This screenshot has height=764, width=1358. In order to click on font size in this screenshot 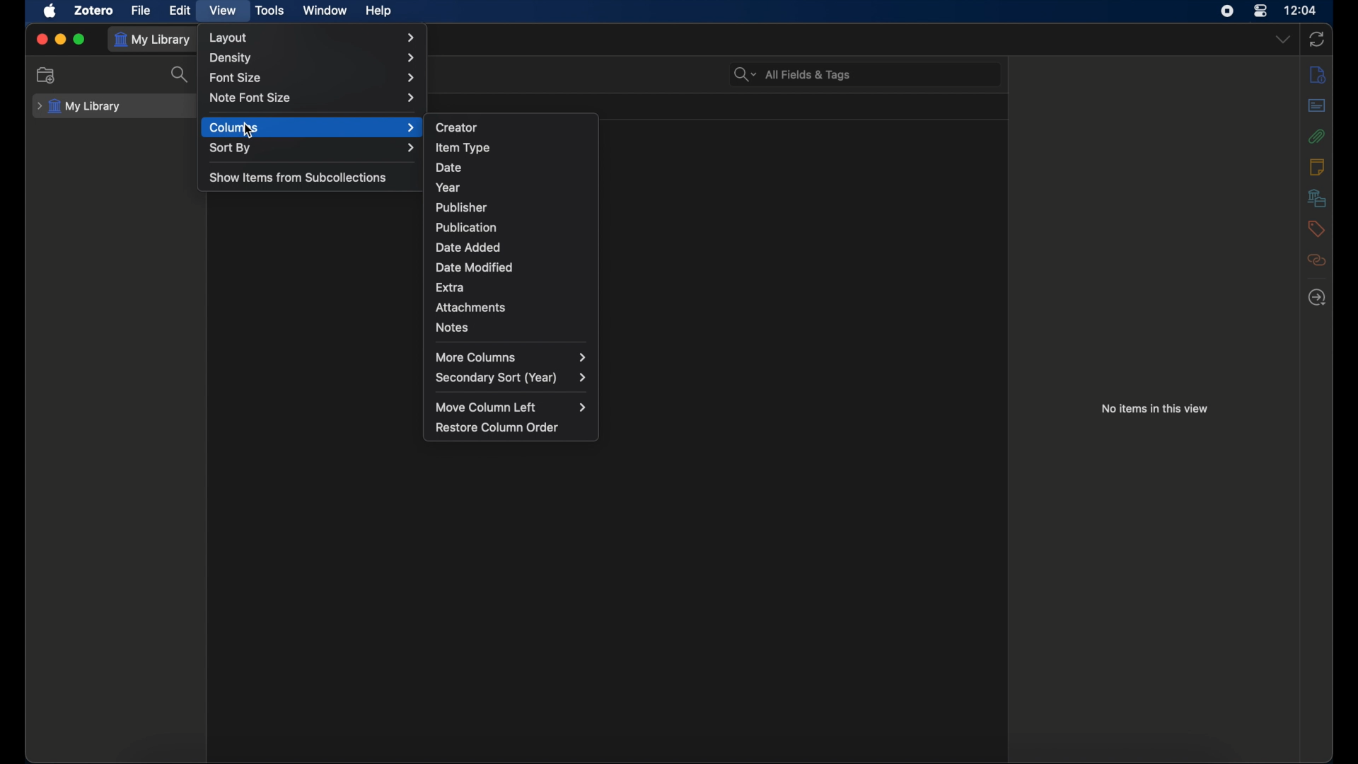, I will do `click(313, 78)`.